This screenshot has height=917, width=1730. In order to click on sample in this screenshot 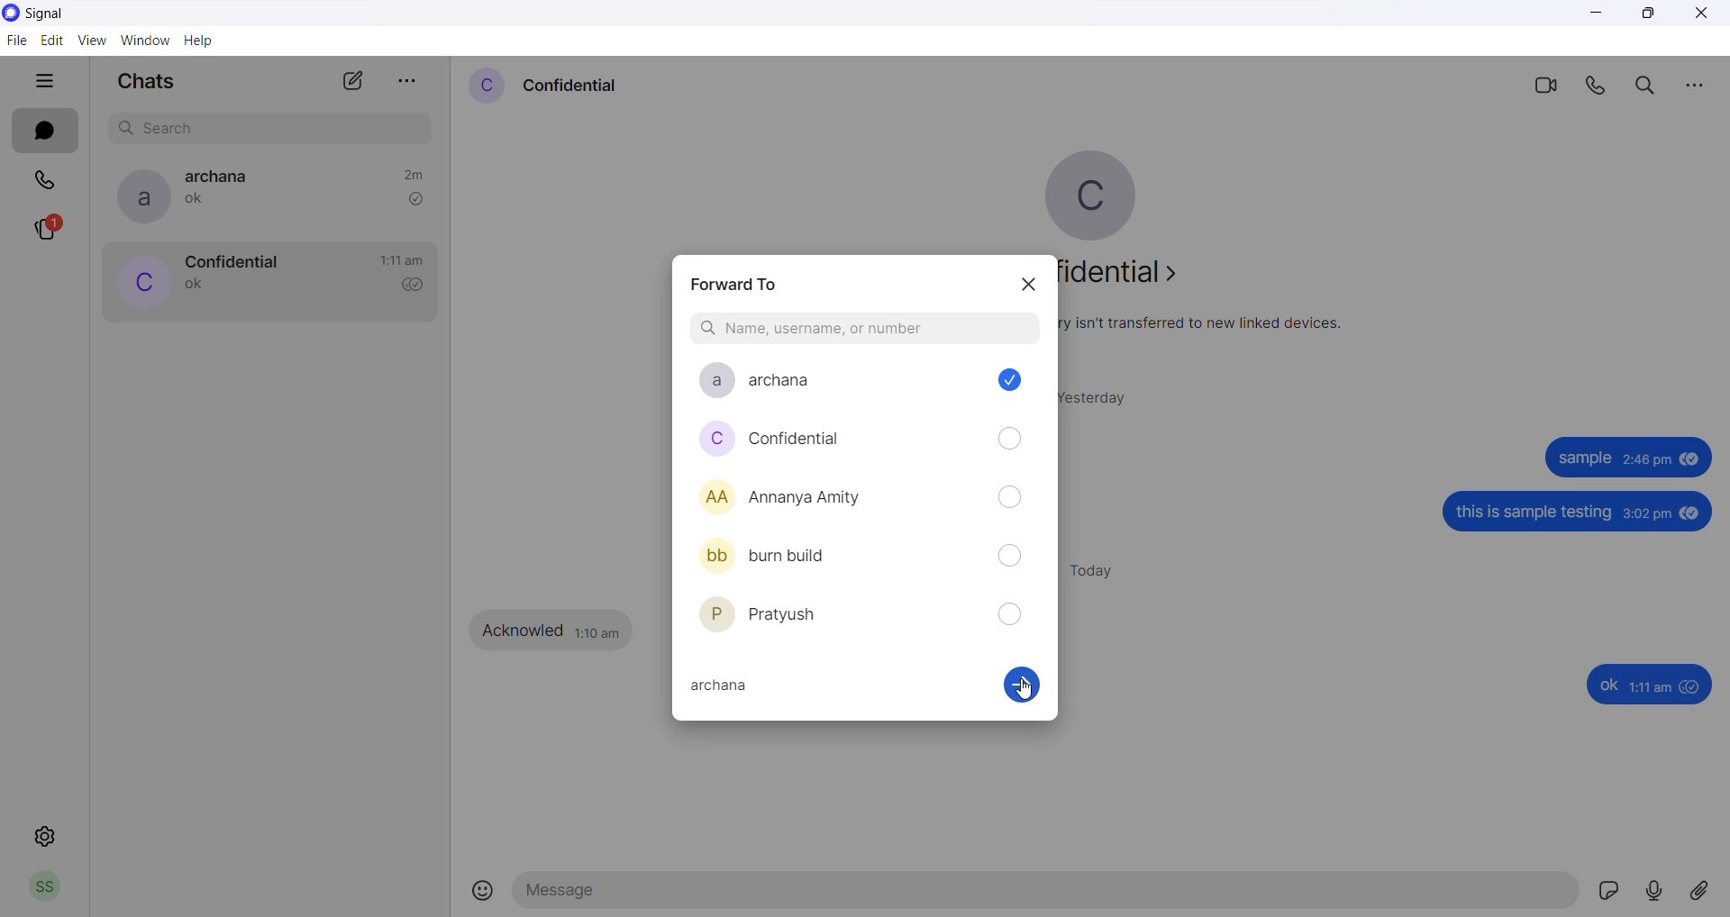, I will do `click(1582, 459)`.